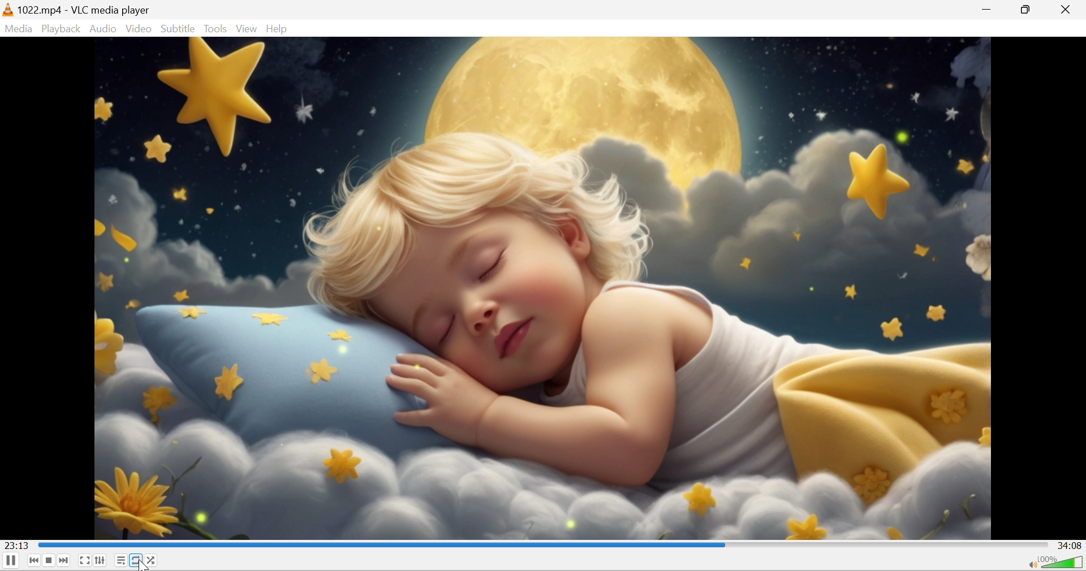  Describe the element at coordinates (18, 29) in the screenshot. I see `Media` at that location.